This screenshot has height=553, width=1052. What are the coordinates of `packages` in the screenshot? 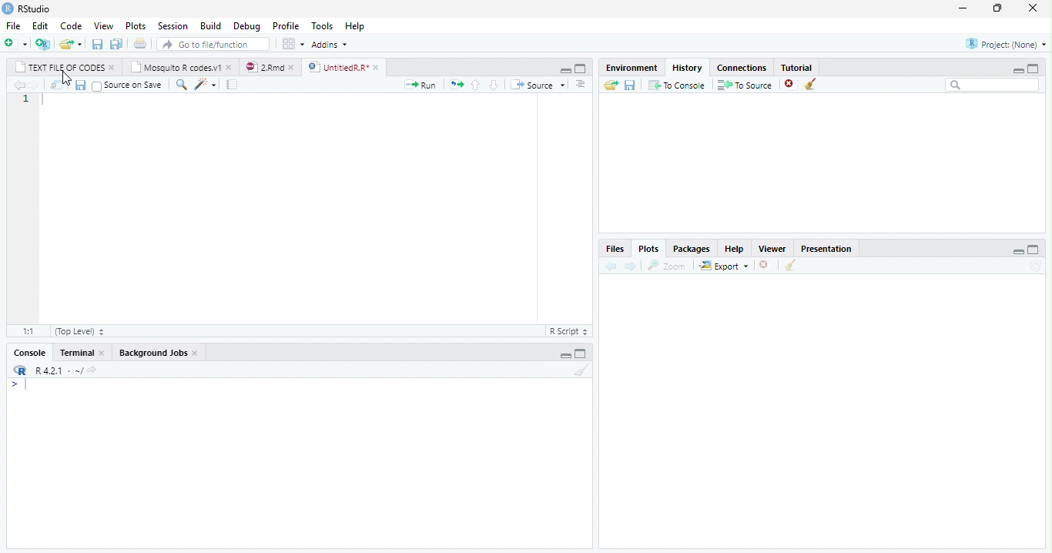 It's located at (692, 247).